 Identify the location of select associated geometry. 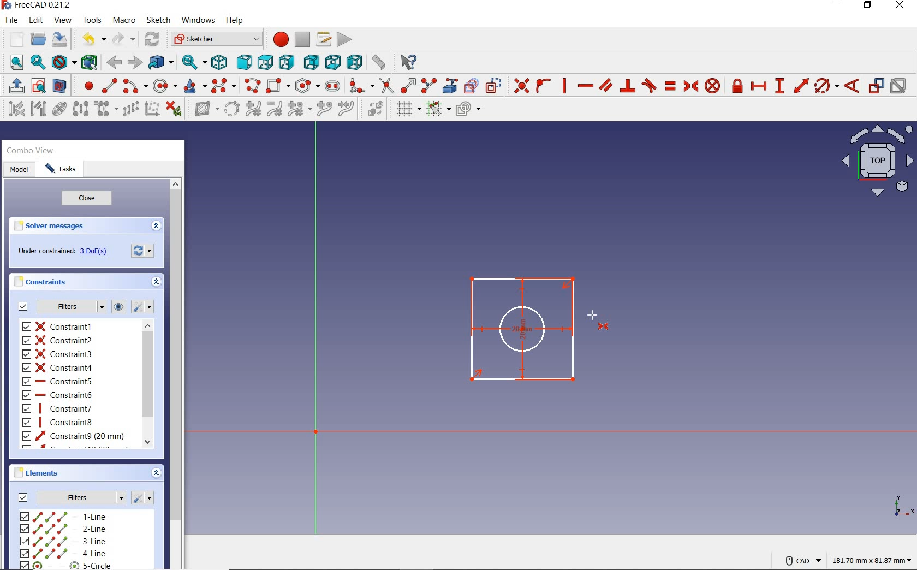
(38, 110).